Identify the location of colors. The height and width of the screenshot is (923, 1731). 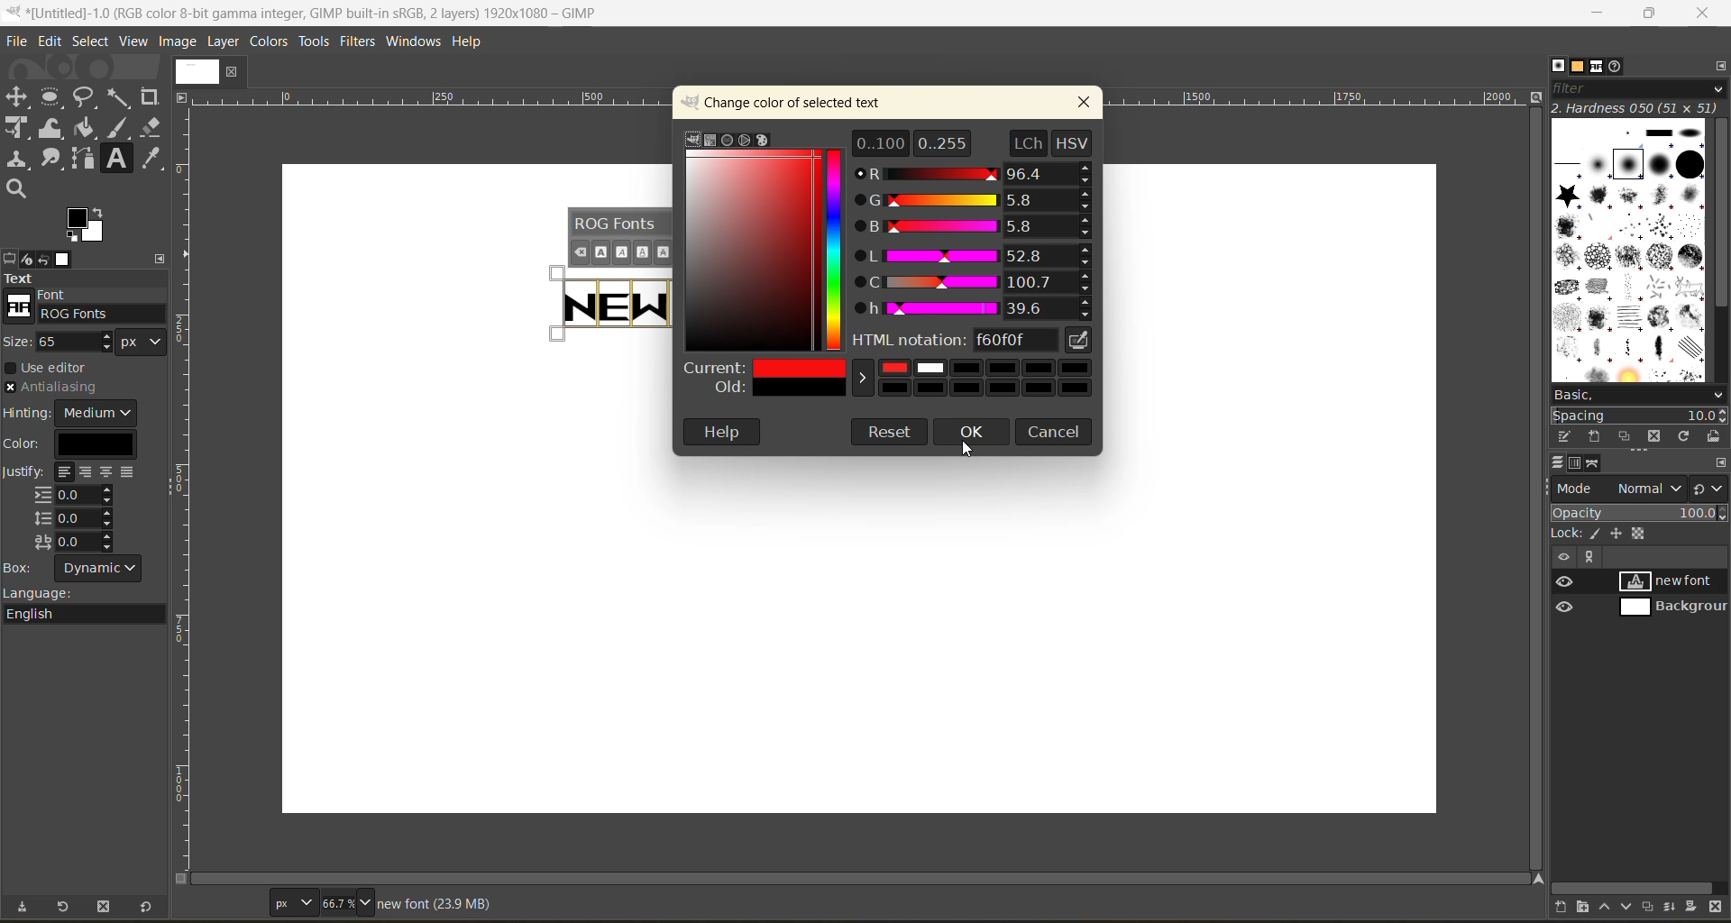
(266, 41).